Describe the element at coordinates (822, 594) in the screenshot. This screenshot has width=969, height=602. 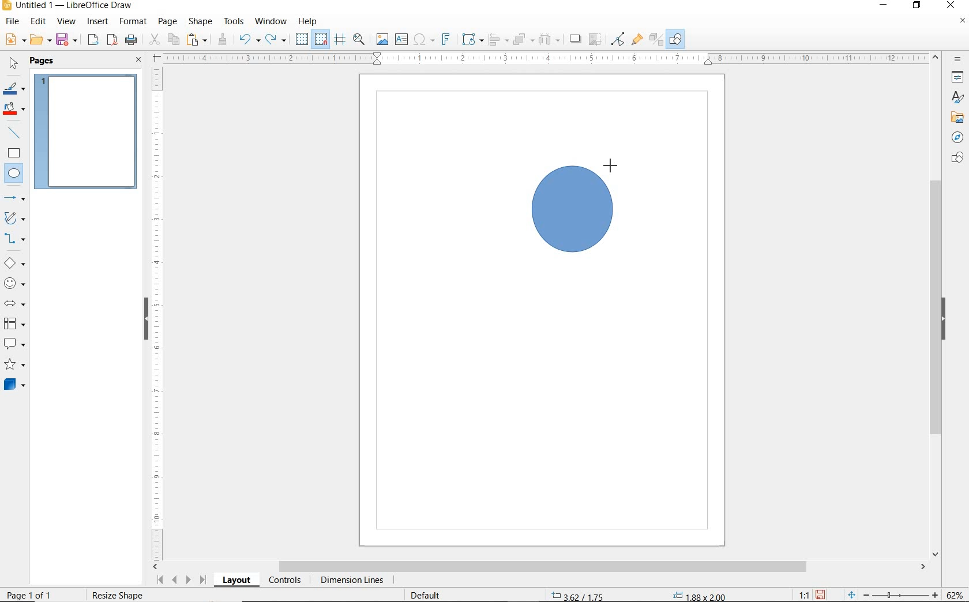
I see `SAVE` at that location.